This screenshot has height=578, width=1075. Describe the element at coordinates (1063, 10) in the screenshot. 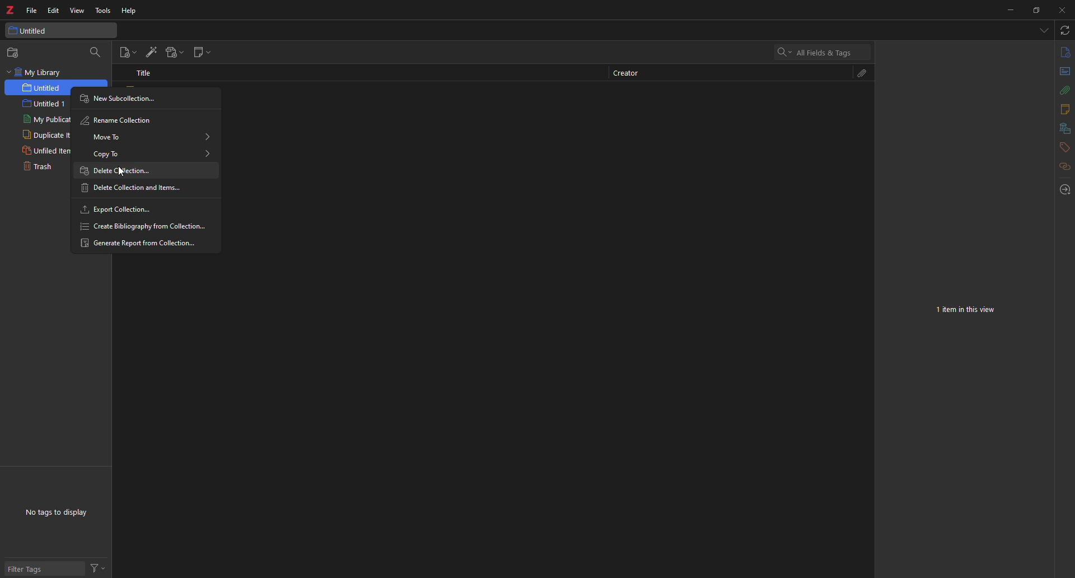

I see `close` at that location.